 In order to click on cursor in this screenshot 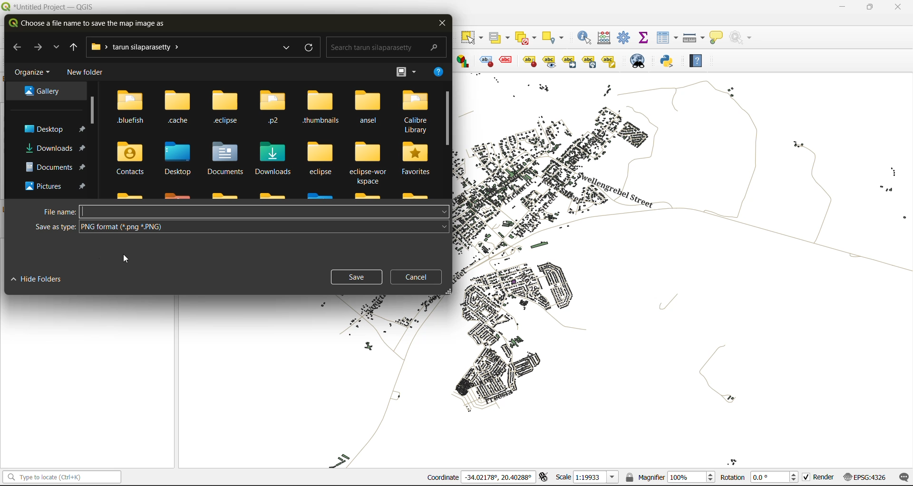, I will do `click(126, 260)`.